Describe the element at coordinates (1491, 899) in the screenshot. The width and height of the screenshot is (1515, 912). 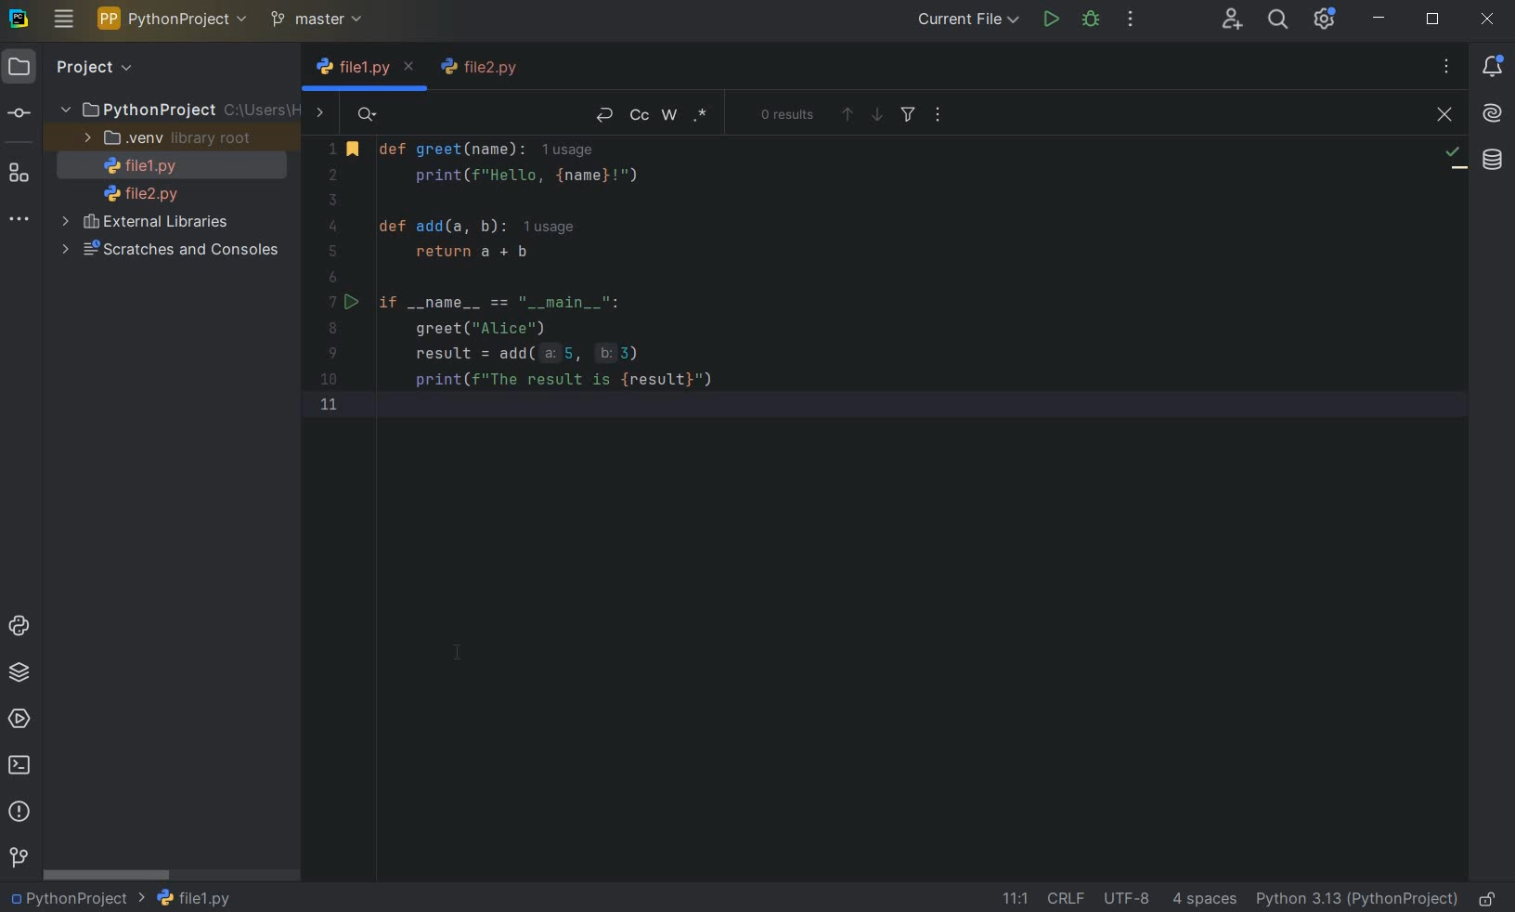
I see `MAKE FILE READY ONLY` at that location.